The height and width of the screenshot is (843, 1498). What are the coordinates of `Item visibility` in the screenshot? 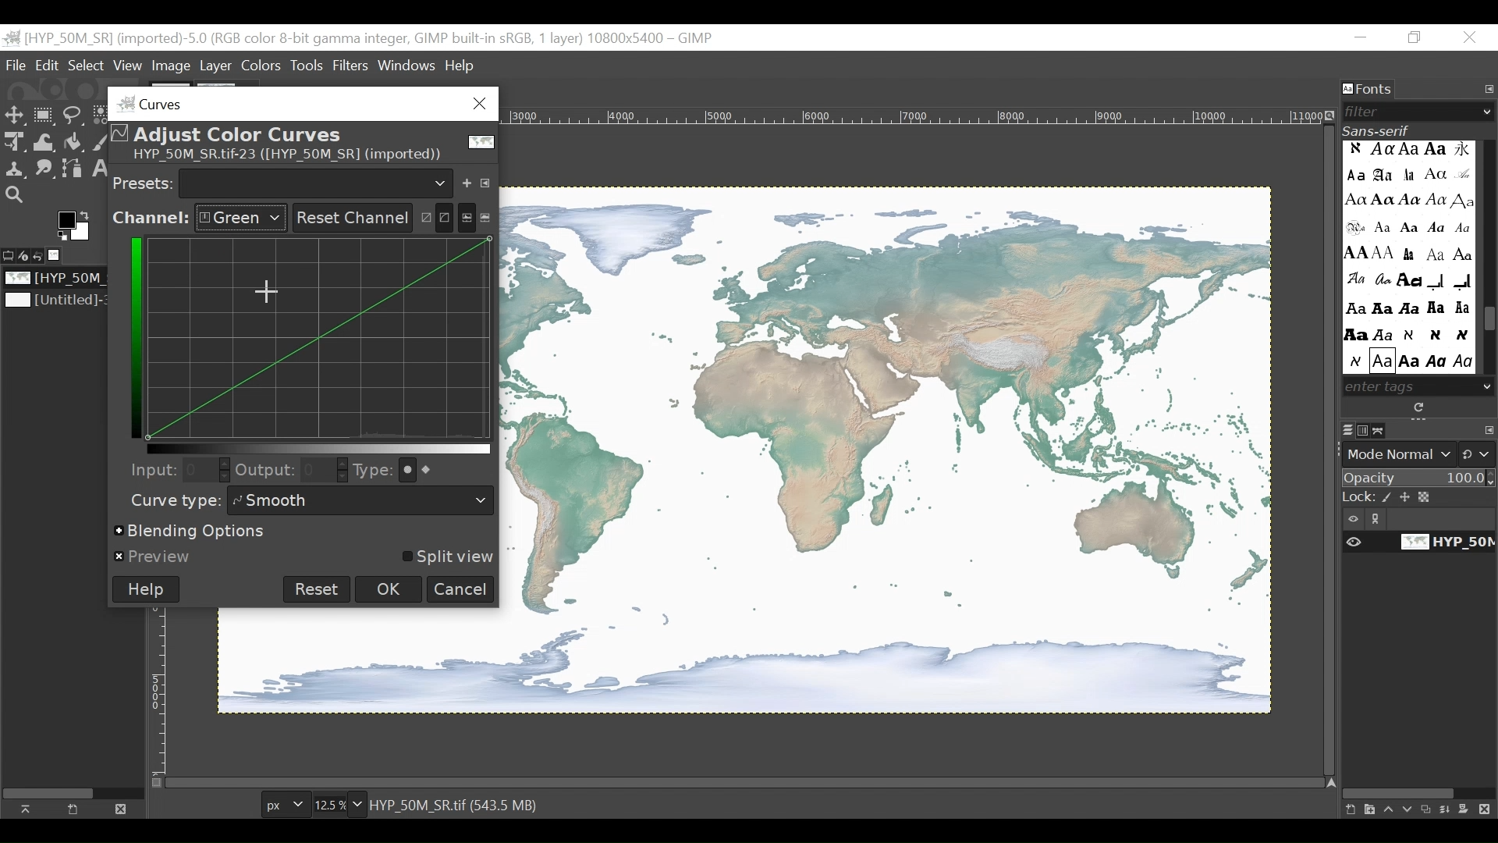 It's located at (1419, 519).